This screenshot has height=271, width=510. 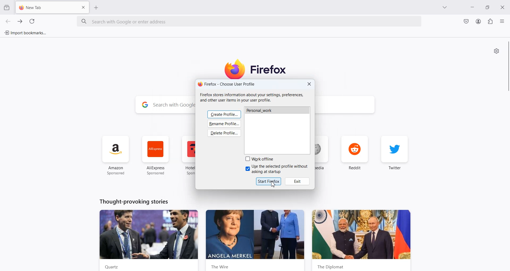 What do you see at coordinates (490, 22) in the screenshot?
I see `Extensions` at bounding box center [490, 22].